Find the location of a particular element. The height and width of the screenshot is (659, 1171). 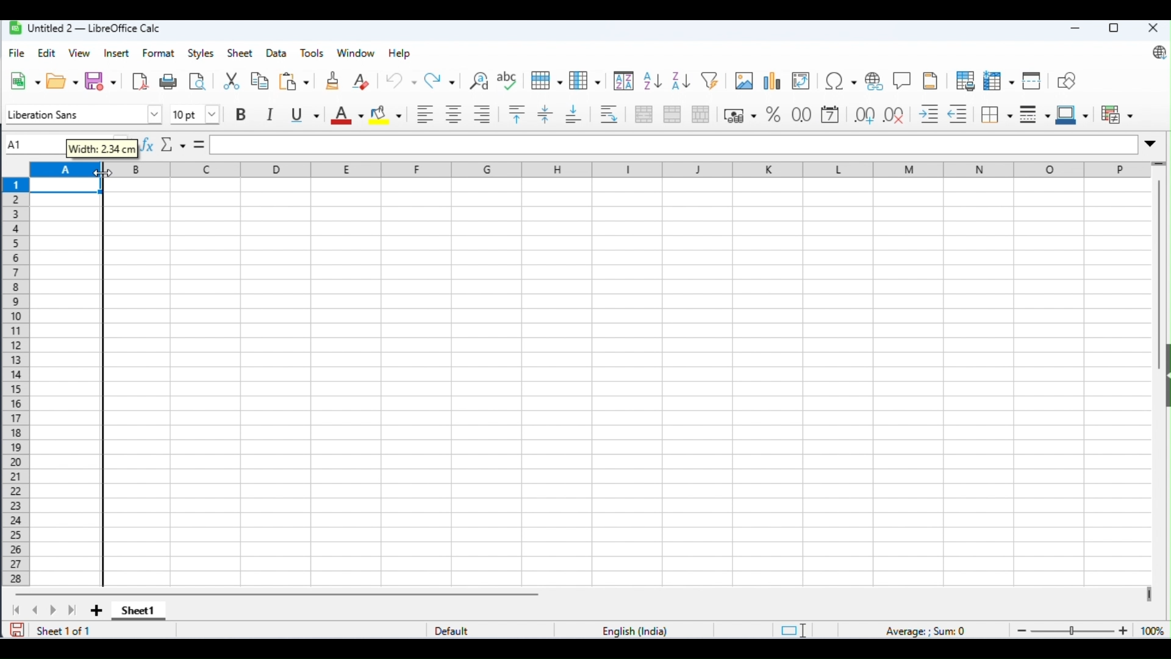

enter vertically is located at coordinates (546, 114).